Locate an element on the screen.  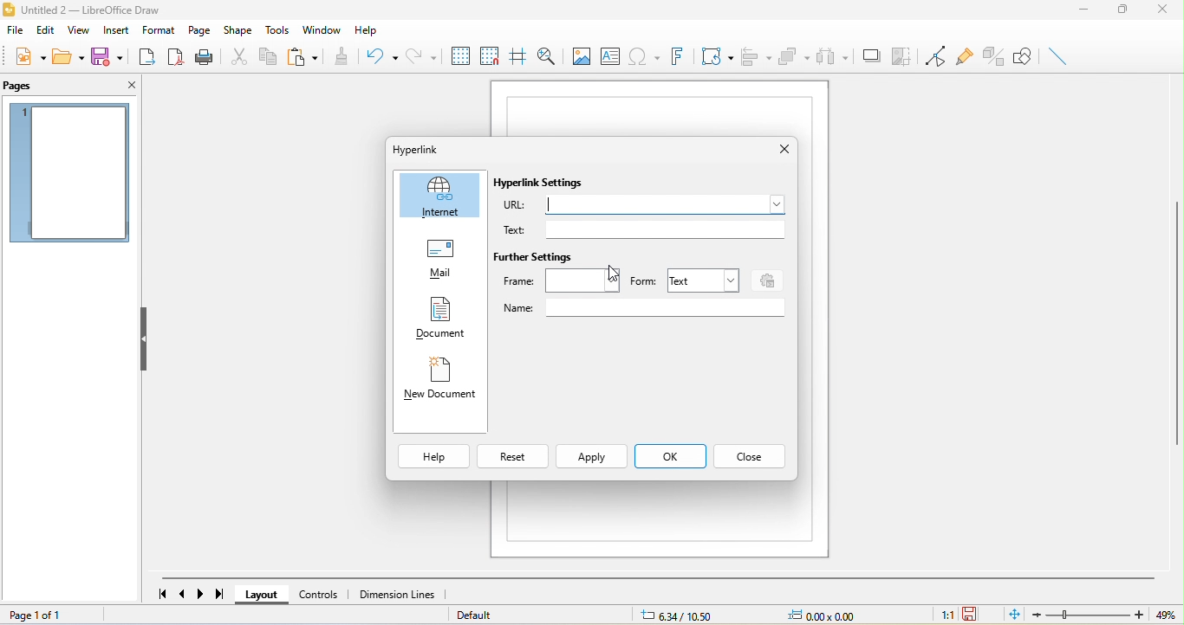
hyperlink settings is located at coordinates (550, 185).